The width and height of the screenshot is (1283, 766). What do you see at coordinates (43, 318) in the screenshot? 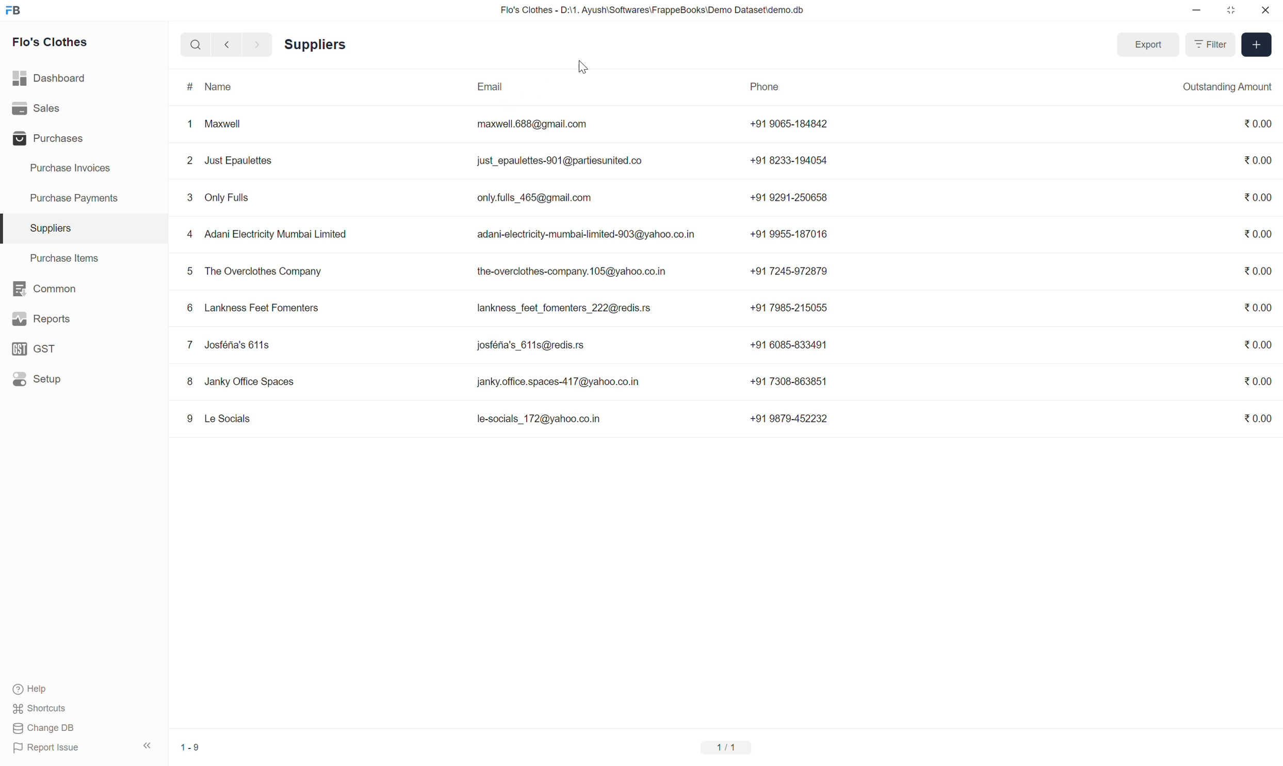
I see `Reports` at bounding box center [43, 318].